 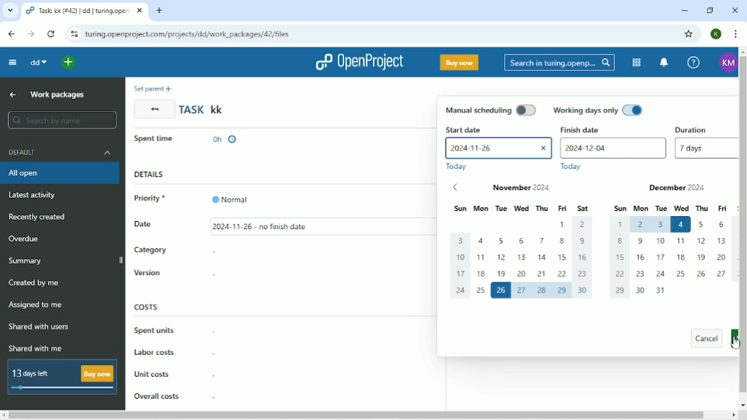 I want to click on Work packages, so click(x=58, y=95).